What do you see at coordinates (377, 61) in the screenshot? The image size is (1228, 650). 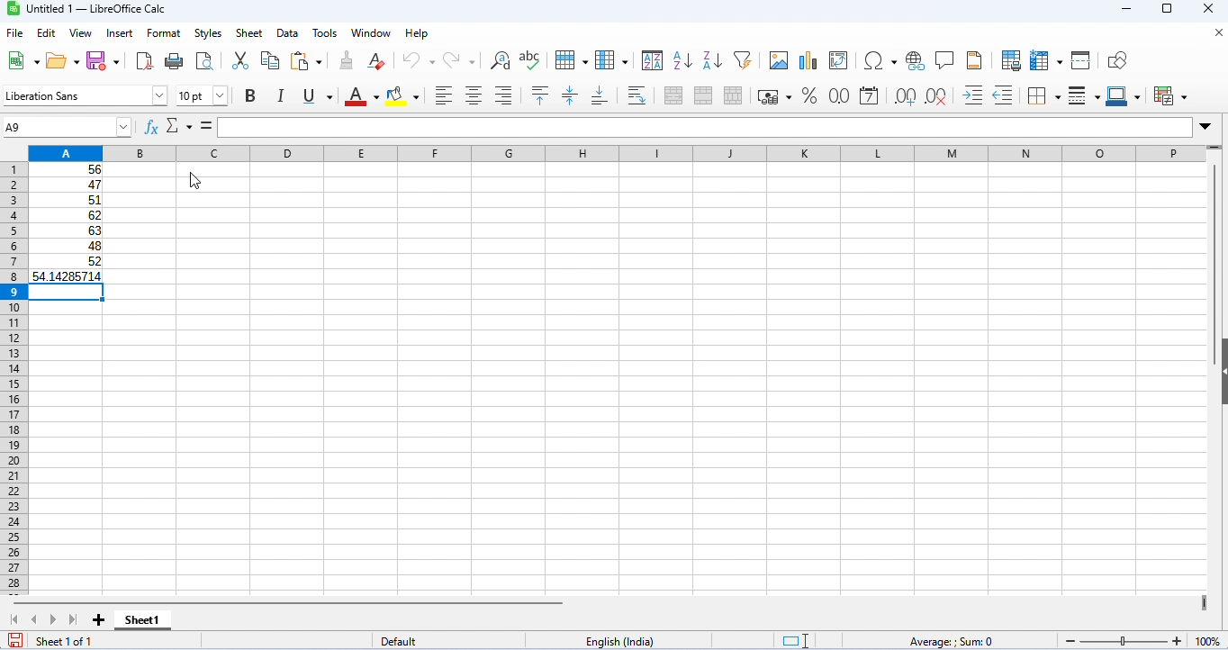 I see `clear direct formatting` at bounding box center [377, 61].